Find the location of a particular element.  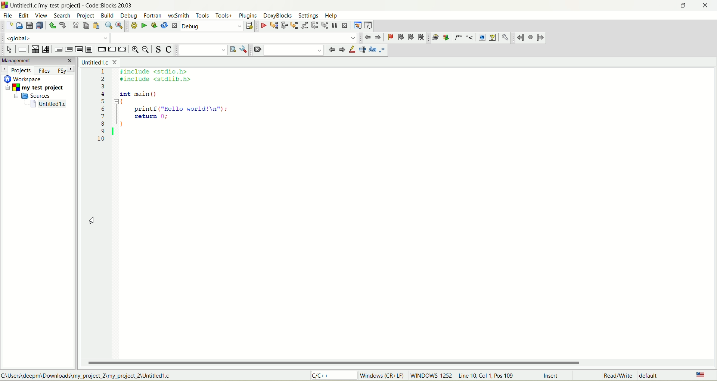

text search is located at coordinates (201, 51).